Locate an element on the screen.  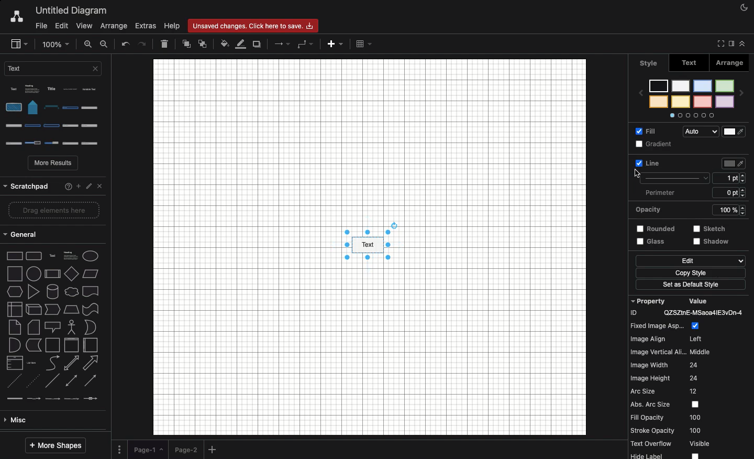
cursor is located at coordinates (637, 176).